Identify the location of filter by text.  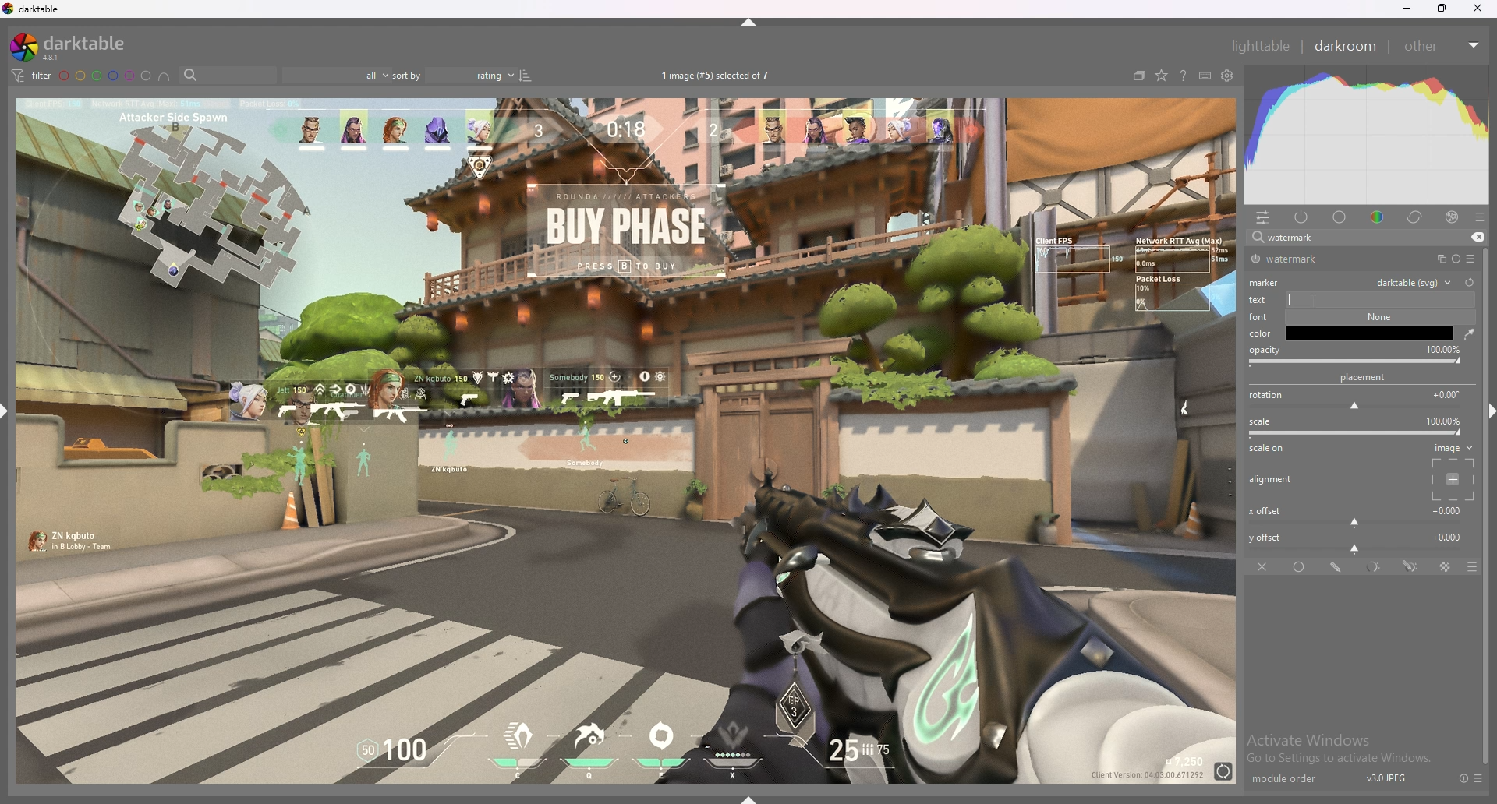
(228, 76).